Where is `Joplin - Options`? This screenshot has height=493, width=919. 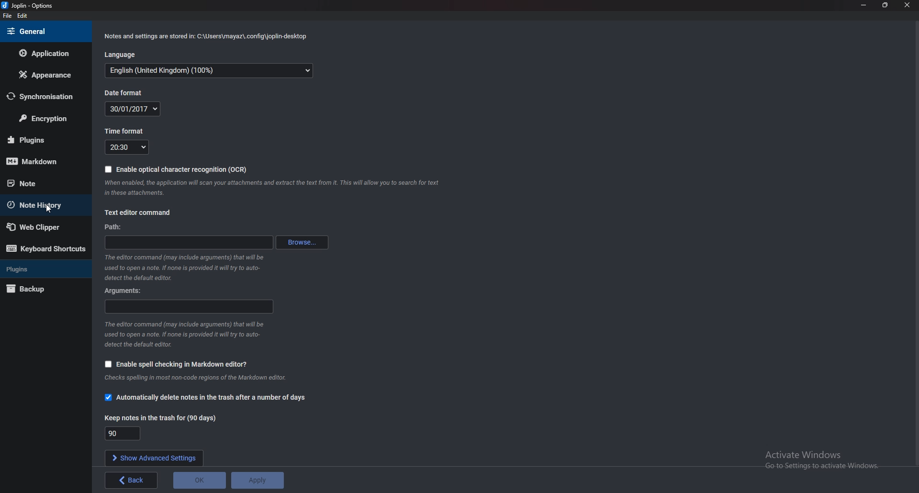 Joplin - Options is located at coordinates (30, 6).